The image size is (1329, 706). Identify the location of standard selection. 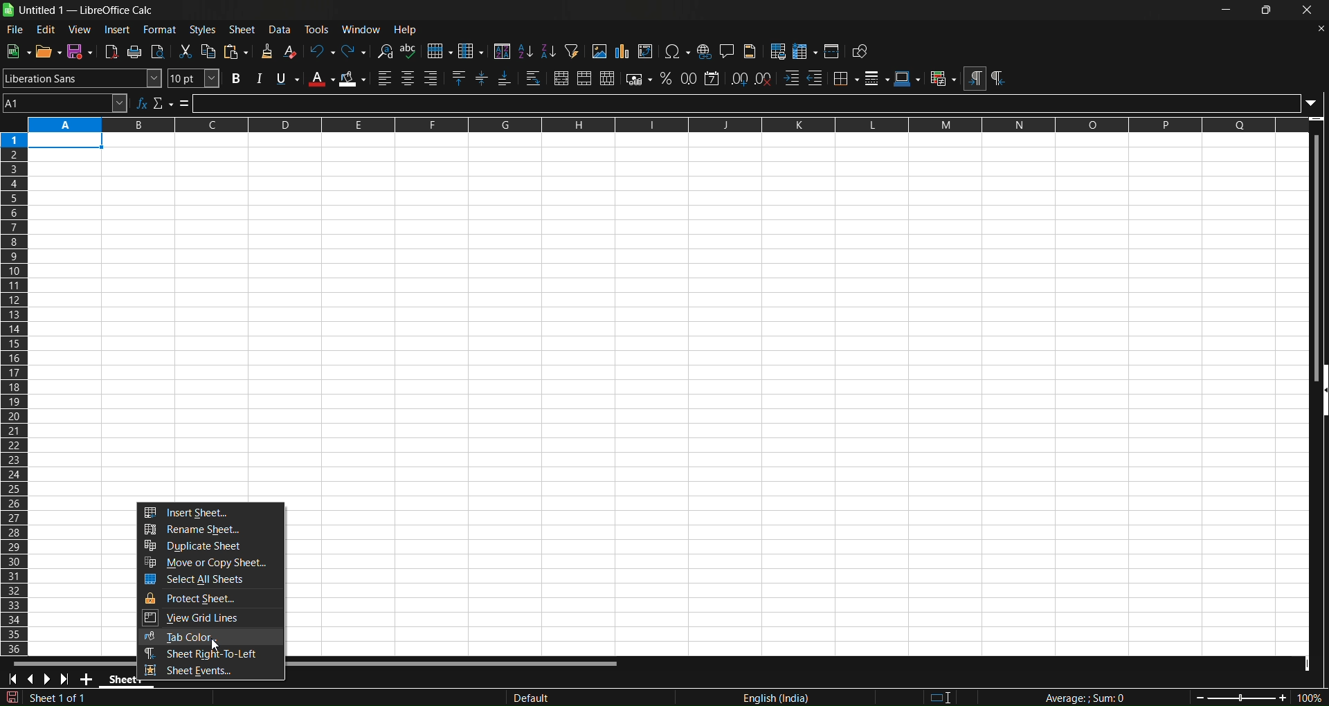
(949, 696).